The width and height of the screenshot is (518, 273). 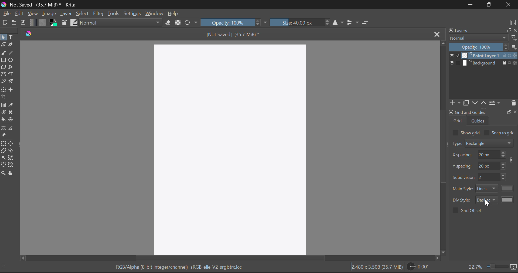 I want to click on Page Rotation, so click(x=419, y=267).